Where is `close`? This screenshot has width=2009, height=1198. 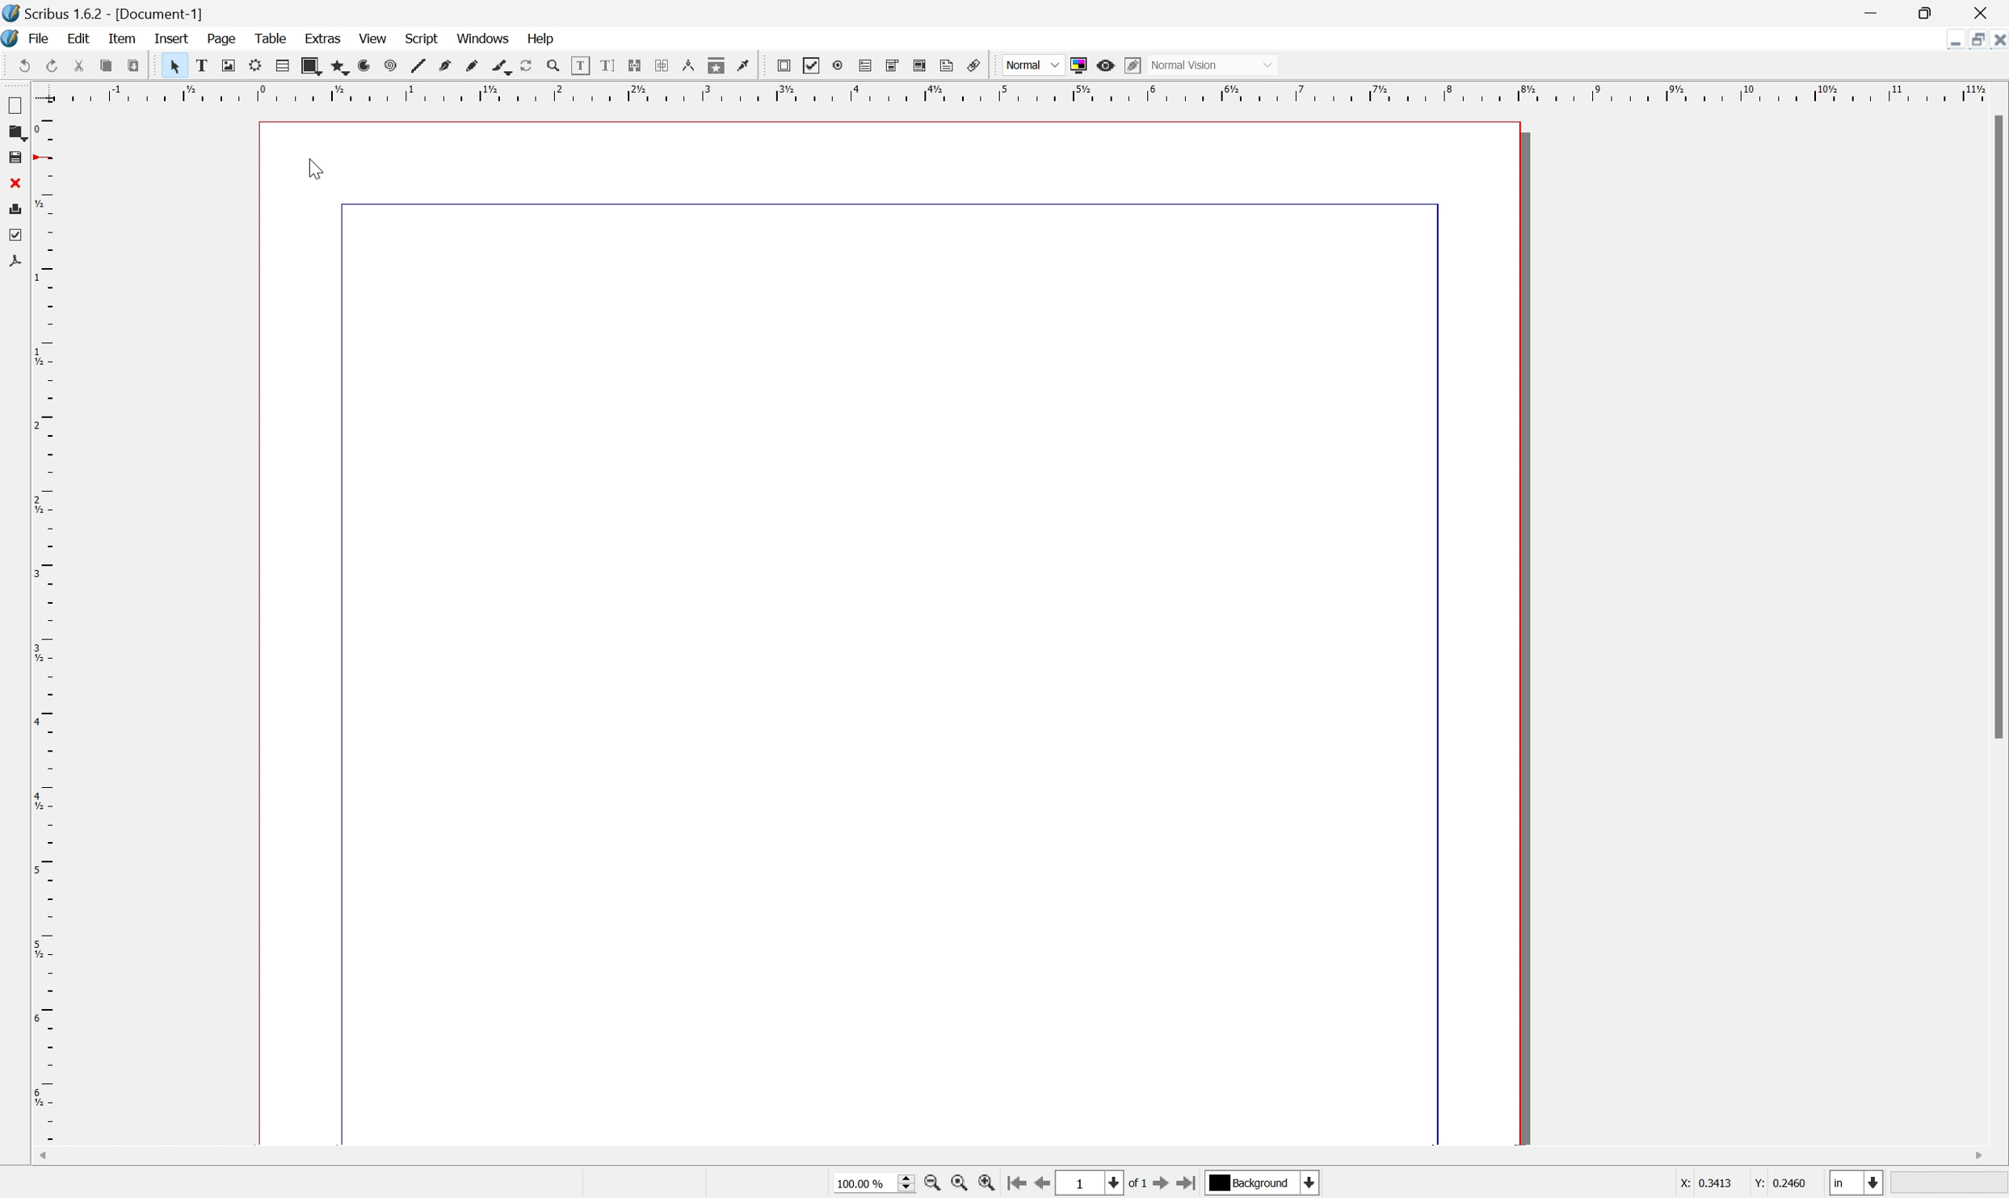 close is located at coordinates (1986, 12).